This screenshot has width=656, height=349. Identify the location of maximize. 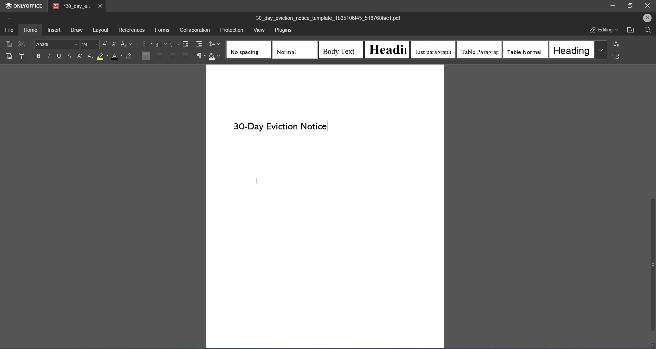
(630, 6).